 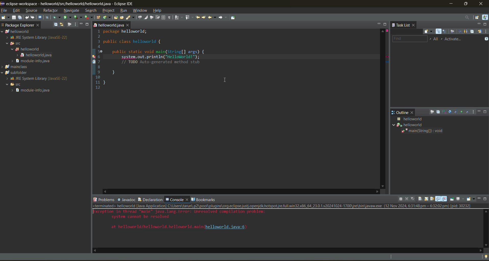 I want to click on save all, so click(x=19, y=18).